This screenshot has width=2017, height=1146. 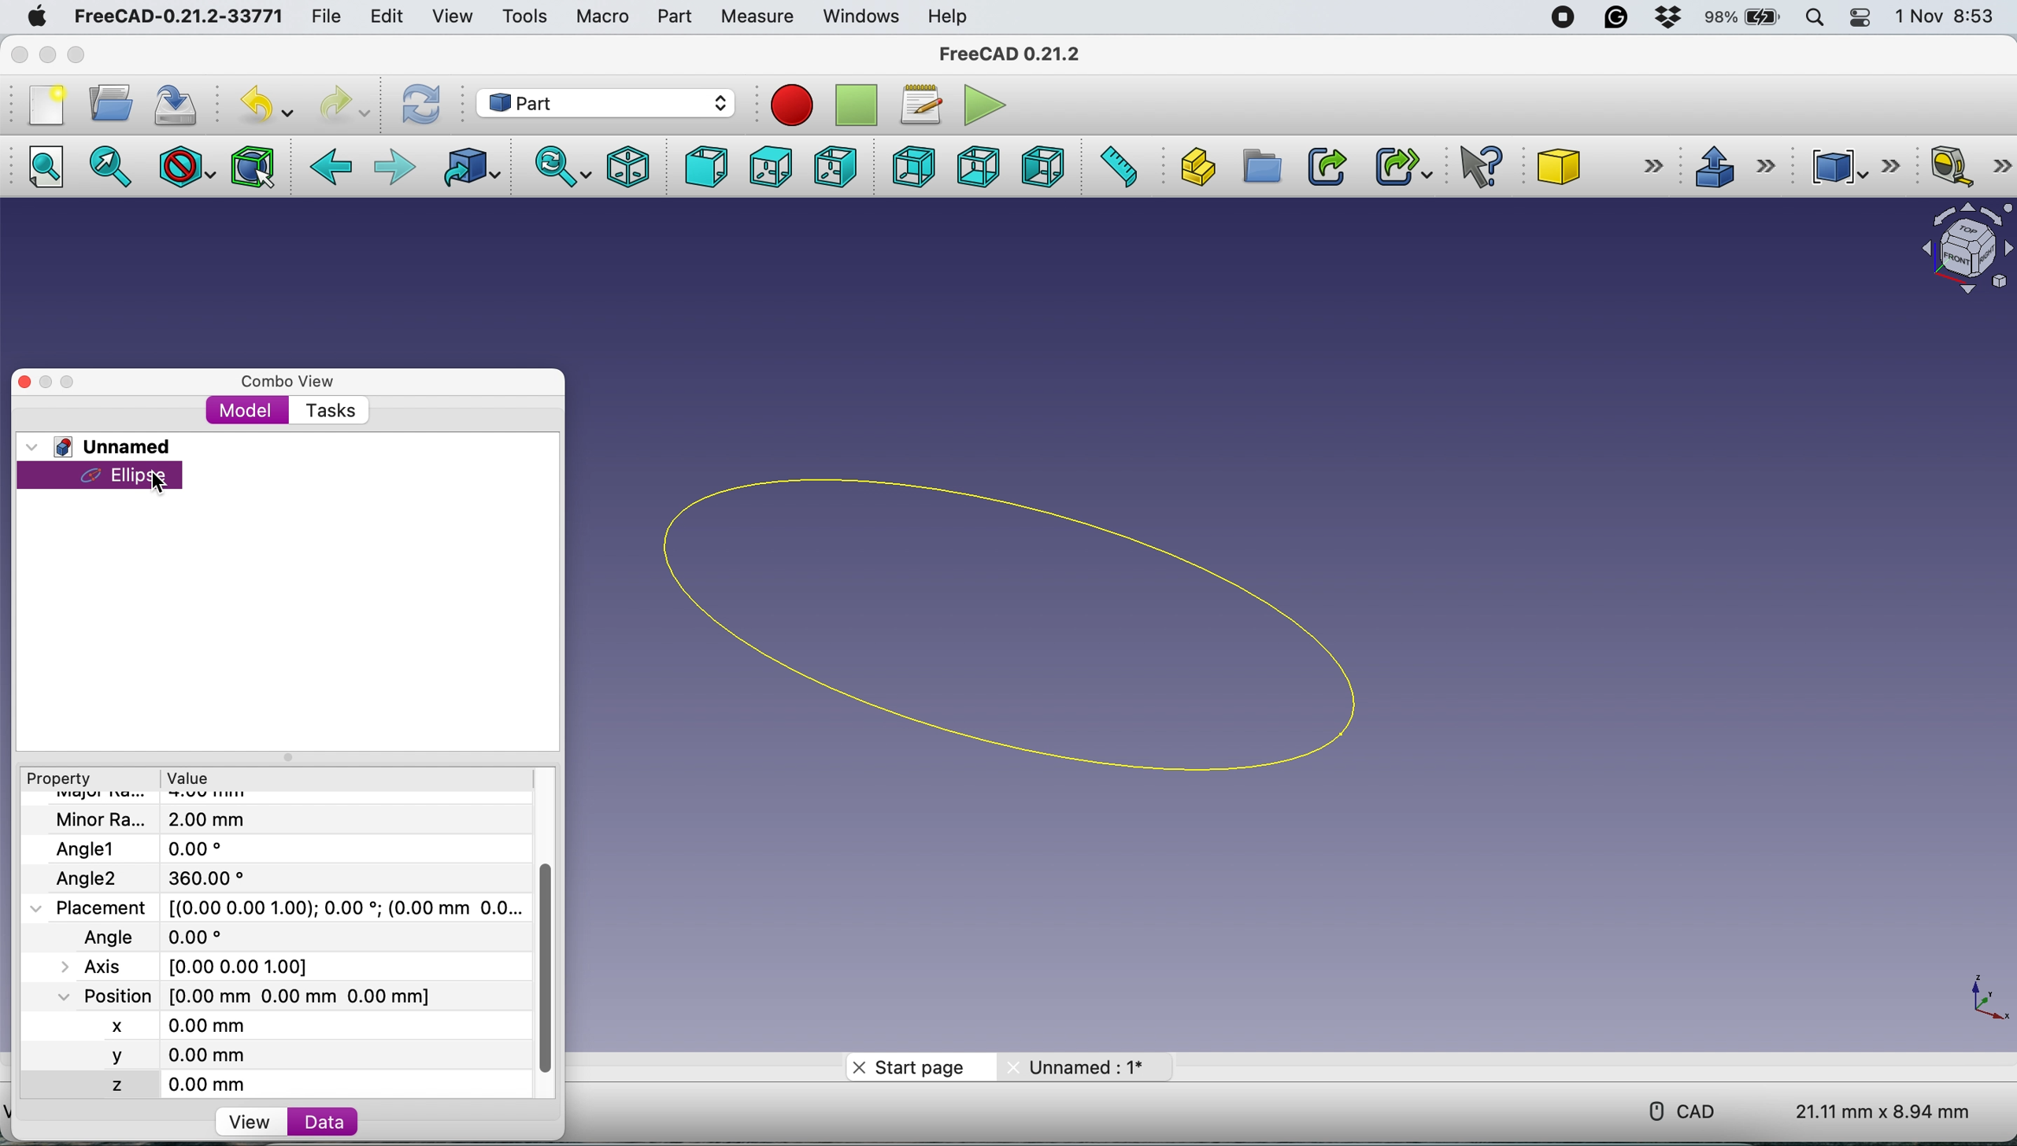 What do you see at coordinates (1857, 18) in the screenshot?
I see `control center` at bounding box center [1857, 18].